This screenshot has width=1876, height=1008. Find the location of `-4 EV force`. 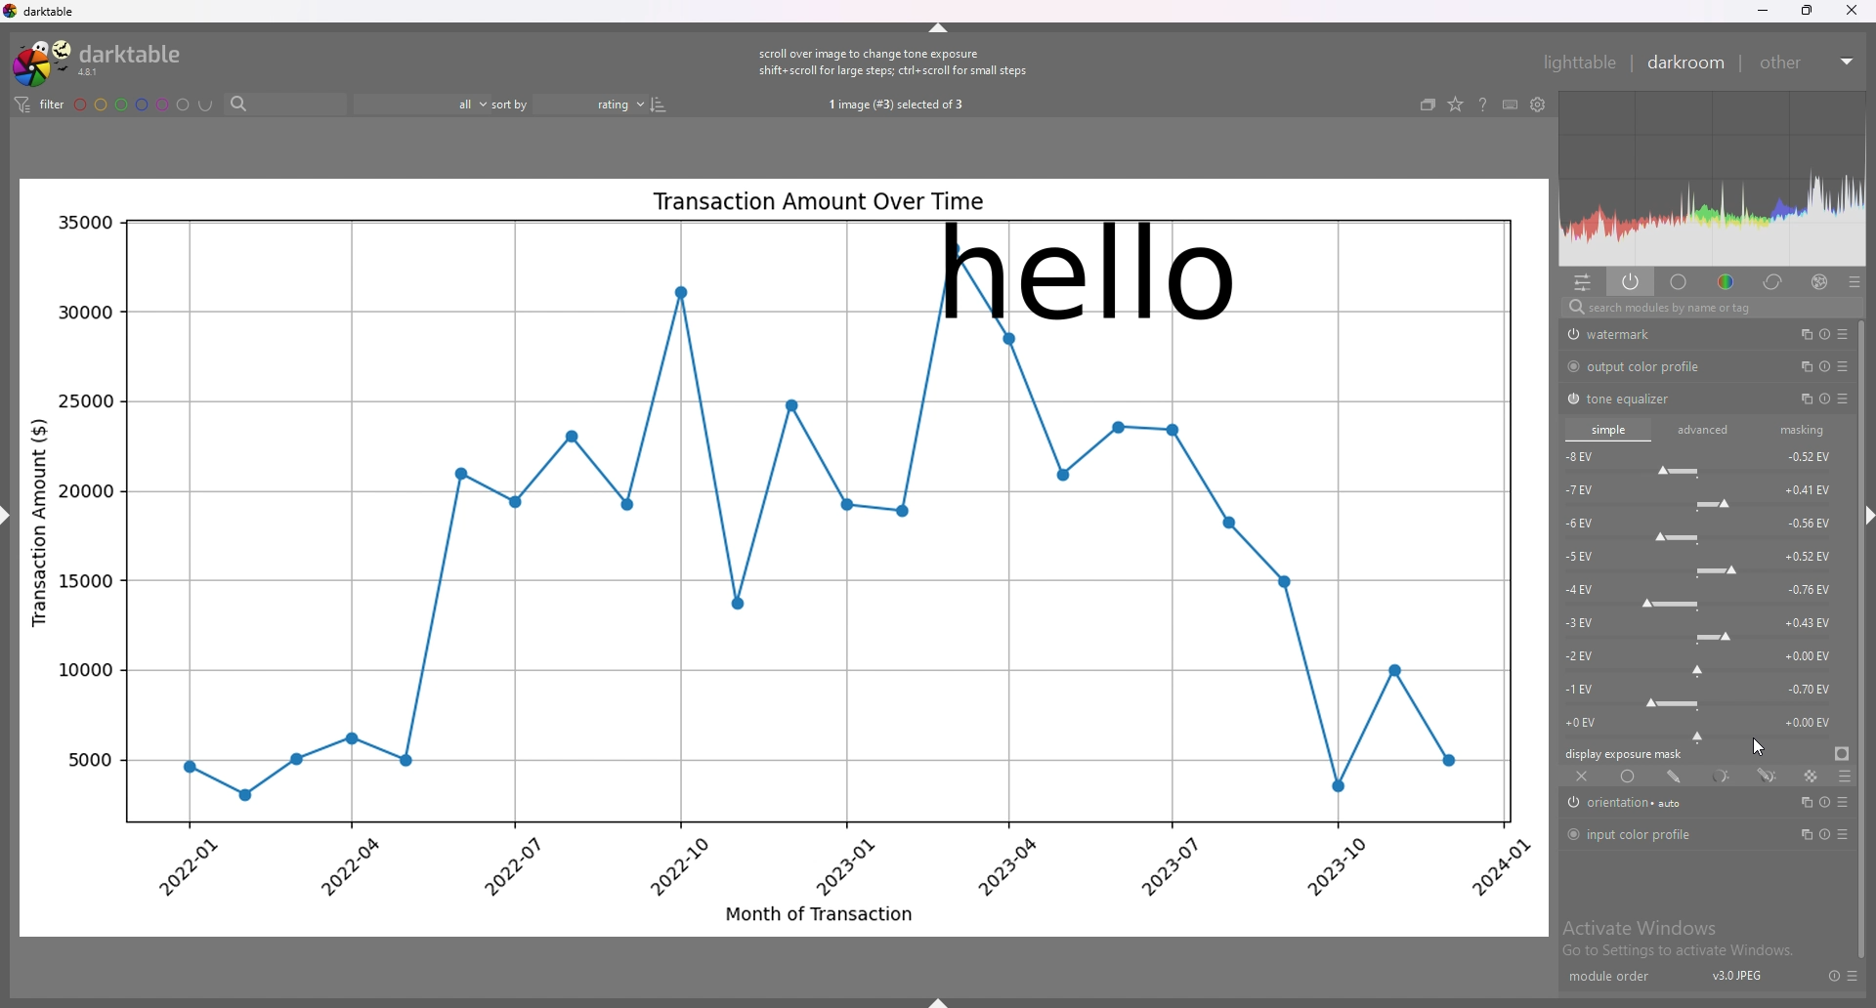

-4 EV force is located at coordinates (1702, 595).